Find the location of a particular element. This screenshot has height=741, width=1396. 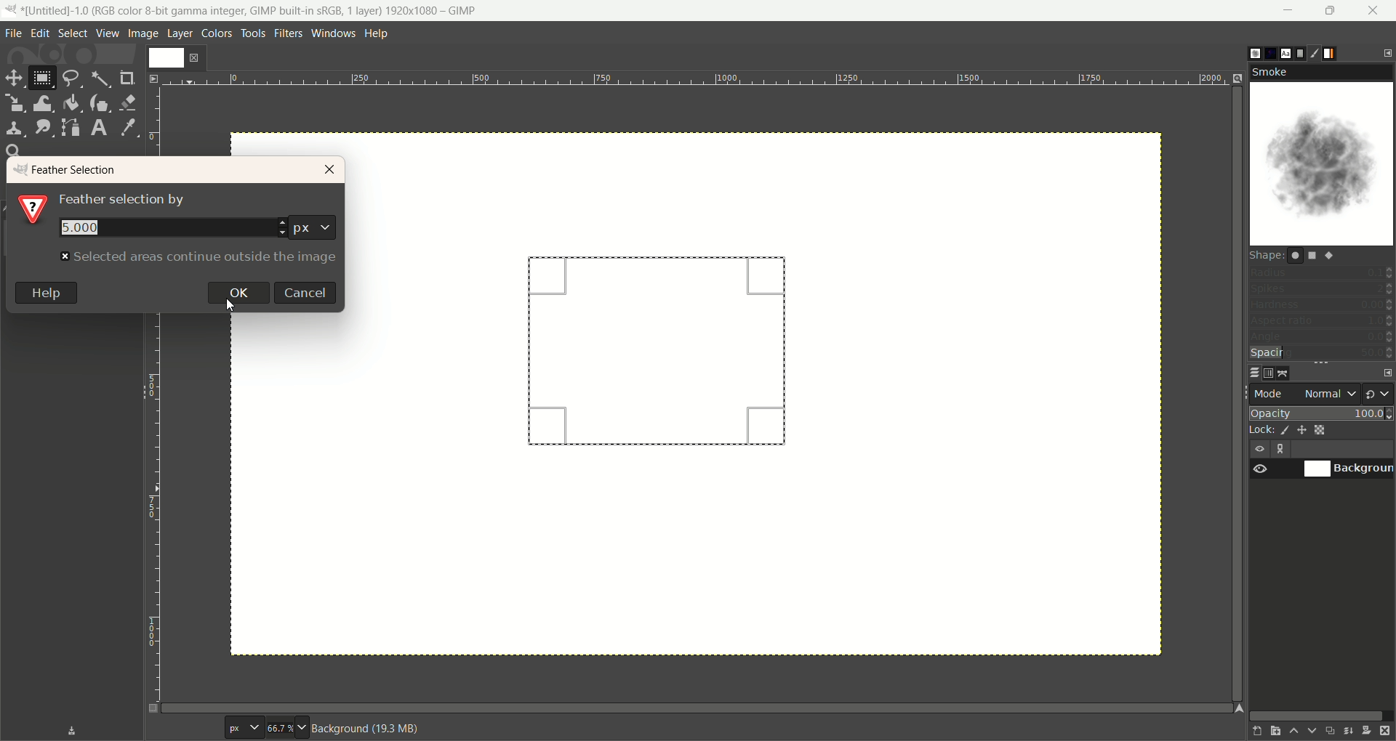

colors is located at coordinates (217, 33).